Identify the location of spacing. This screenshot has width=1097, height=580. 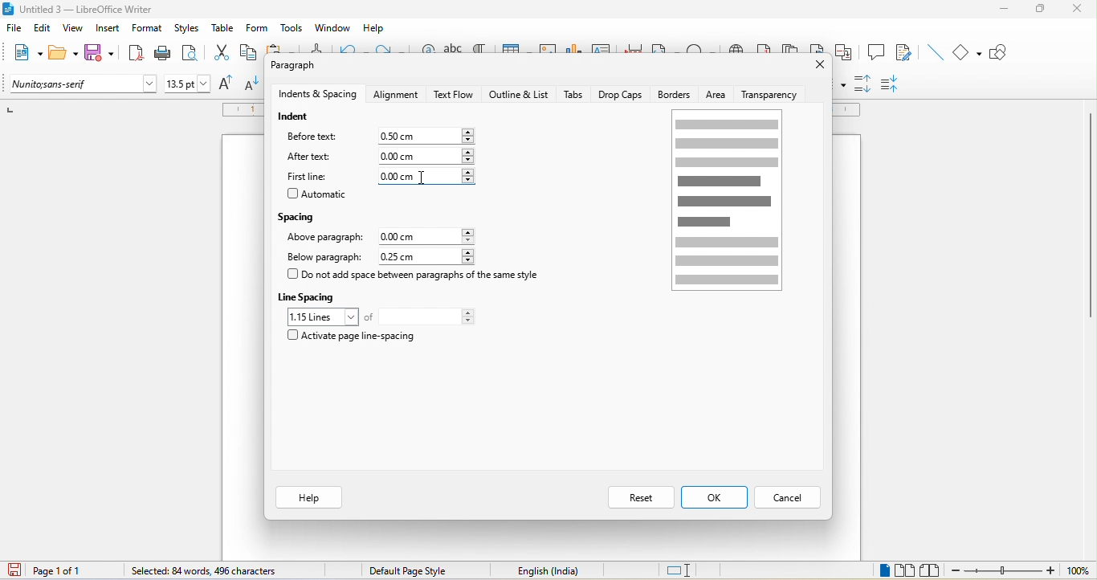
(303, 219).